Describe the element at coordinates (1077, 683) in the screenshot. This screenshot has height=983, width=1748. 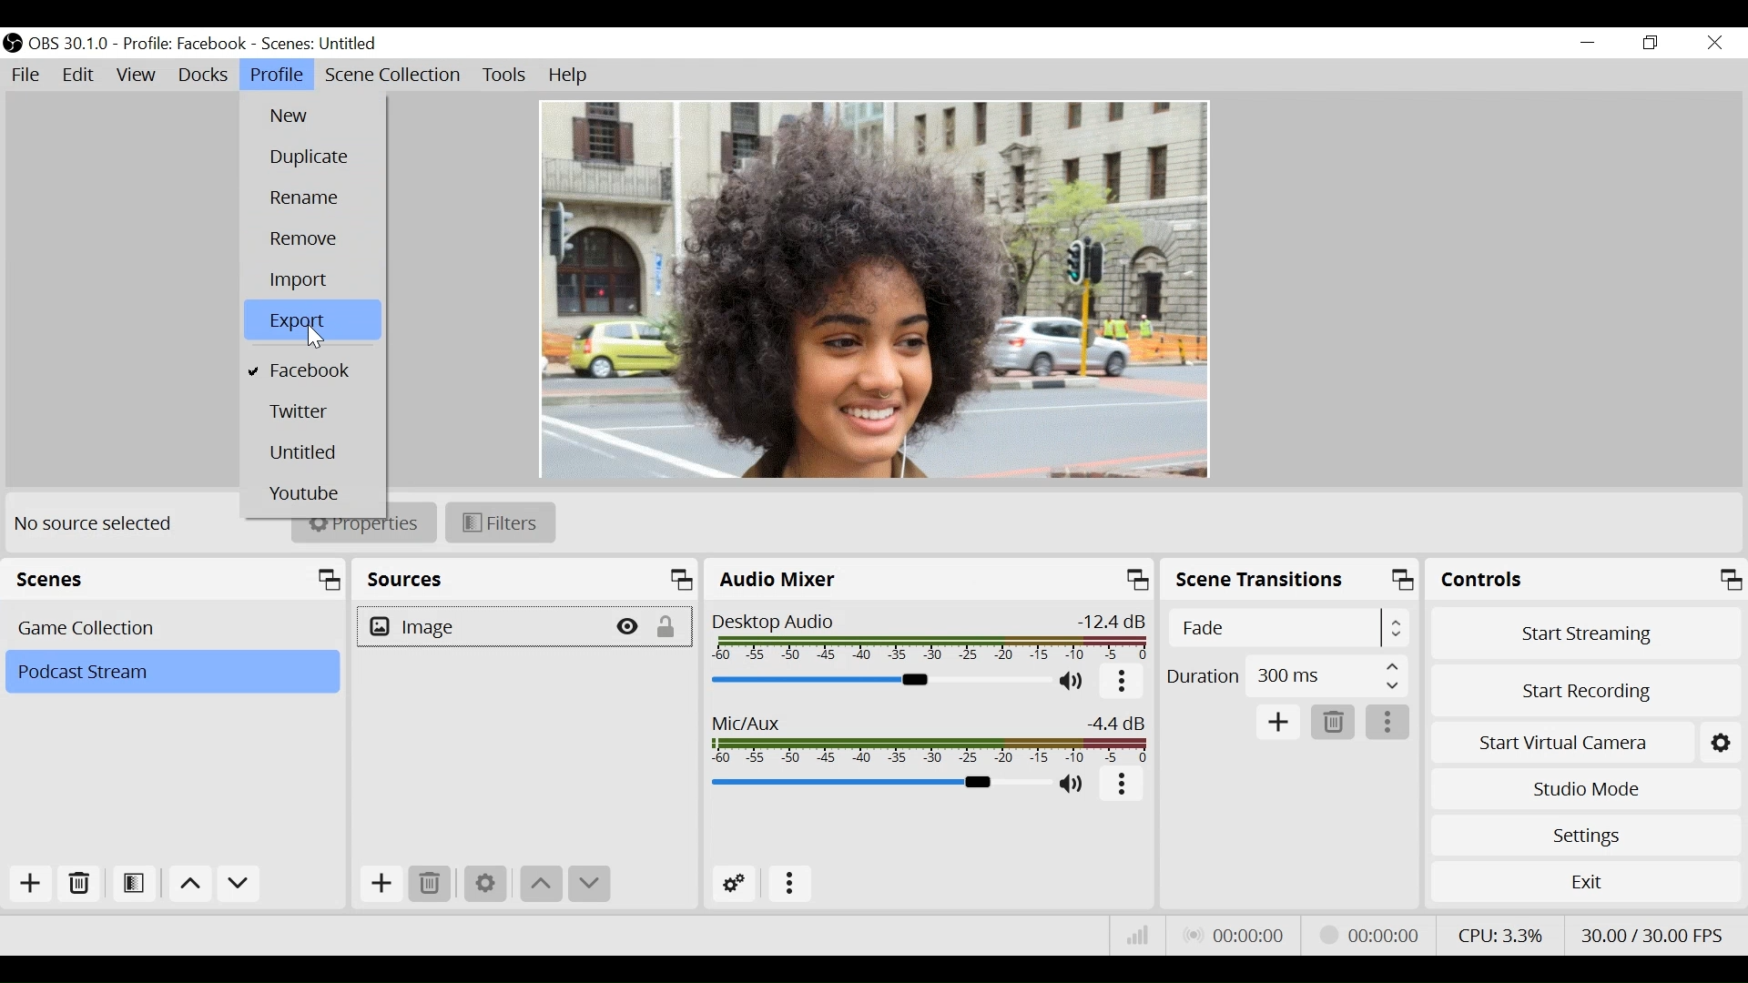
I see `(un)mute` at that location.